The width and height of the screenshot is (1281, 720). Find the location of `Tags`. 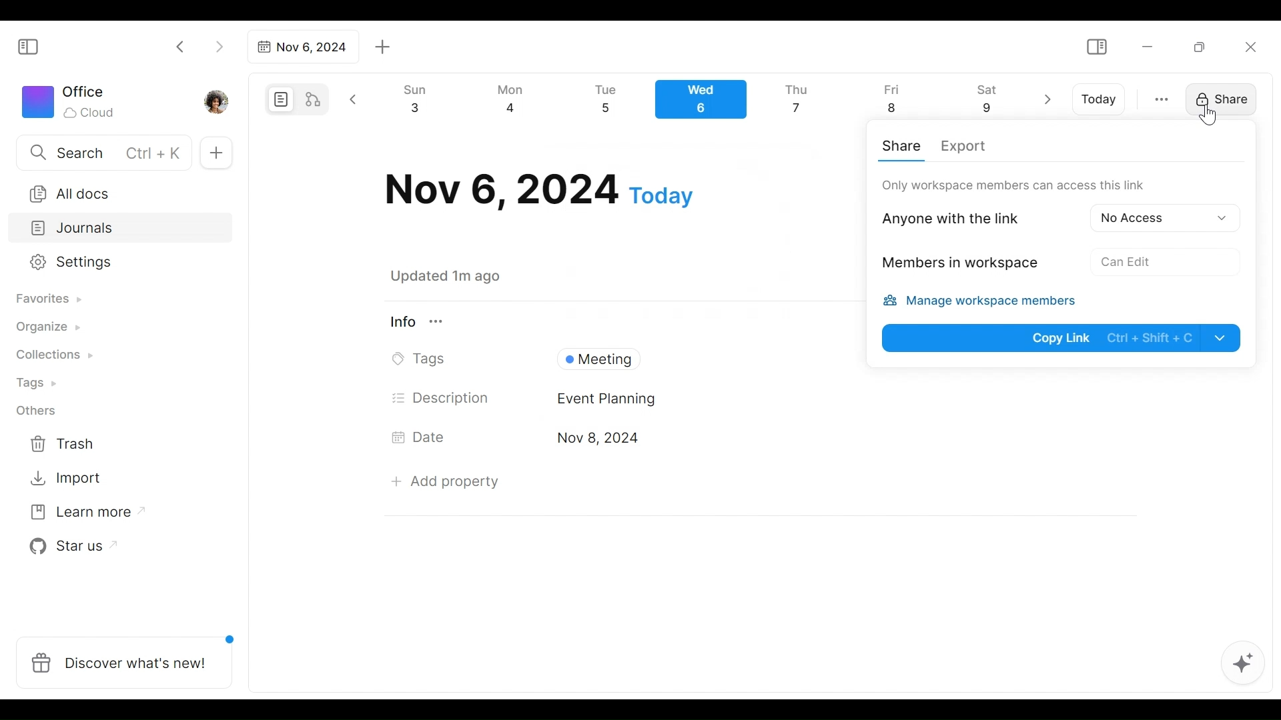

Tags is located at coordinates (422, 359).